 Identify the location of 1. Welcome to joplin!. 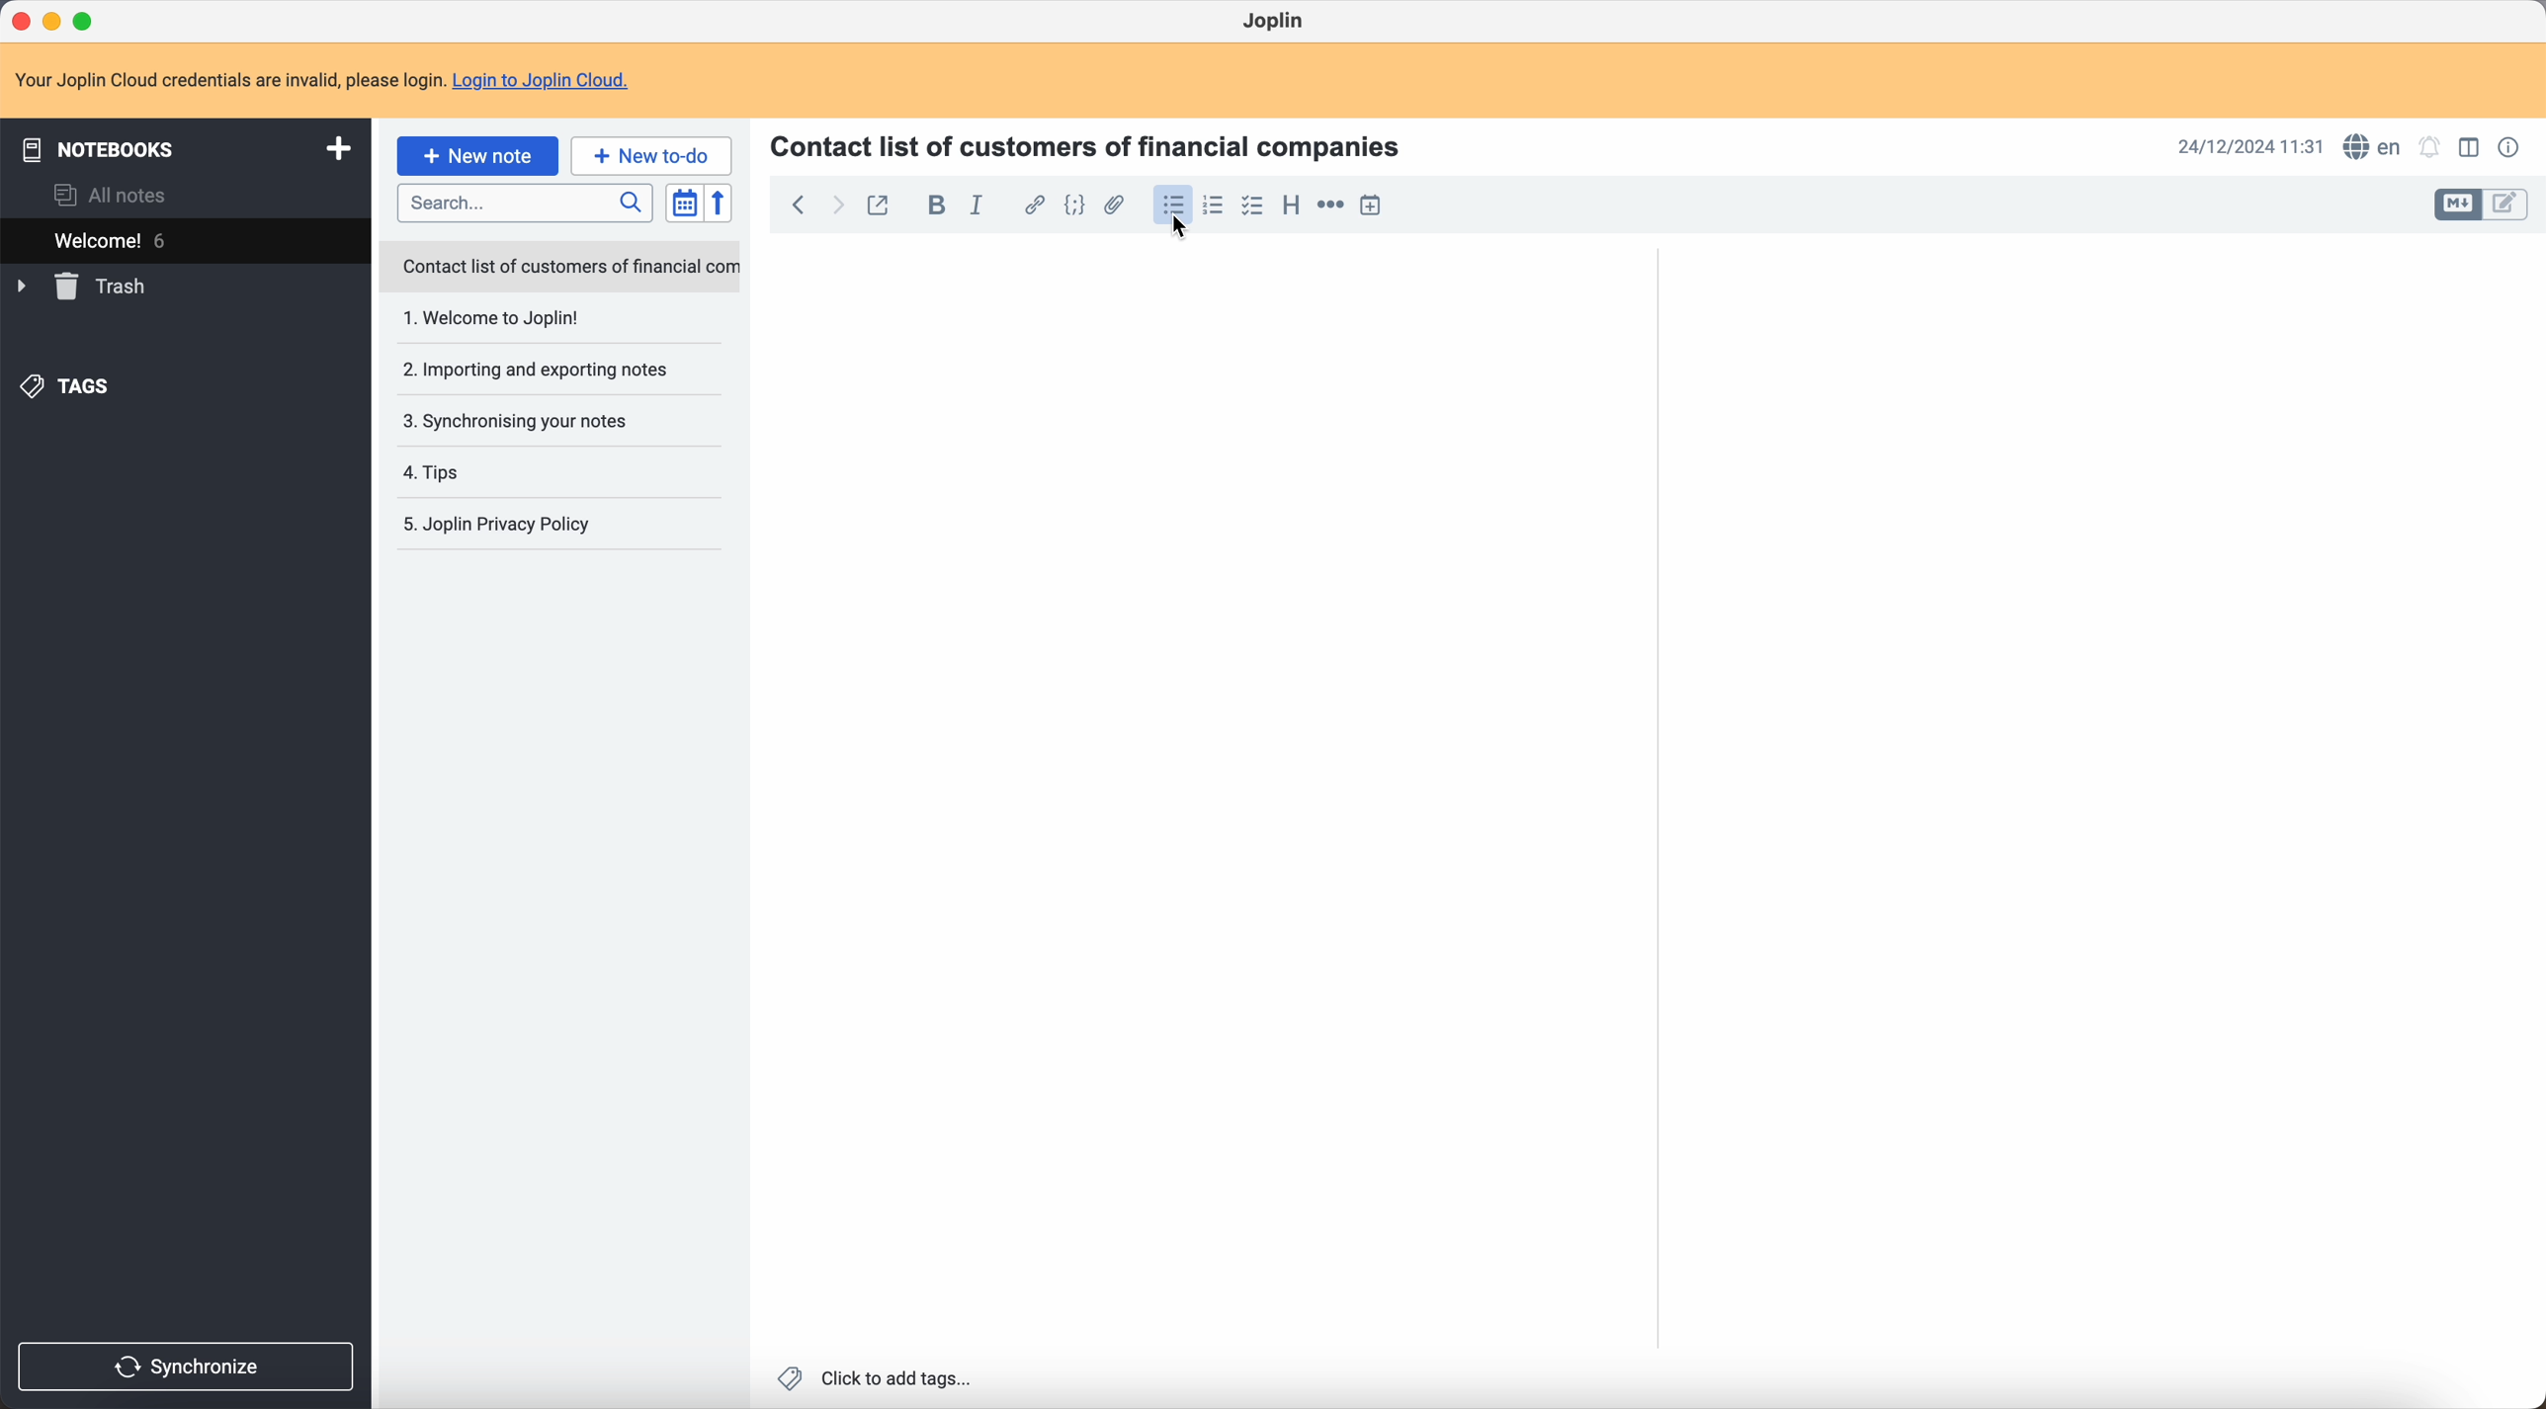
(538, 319).